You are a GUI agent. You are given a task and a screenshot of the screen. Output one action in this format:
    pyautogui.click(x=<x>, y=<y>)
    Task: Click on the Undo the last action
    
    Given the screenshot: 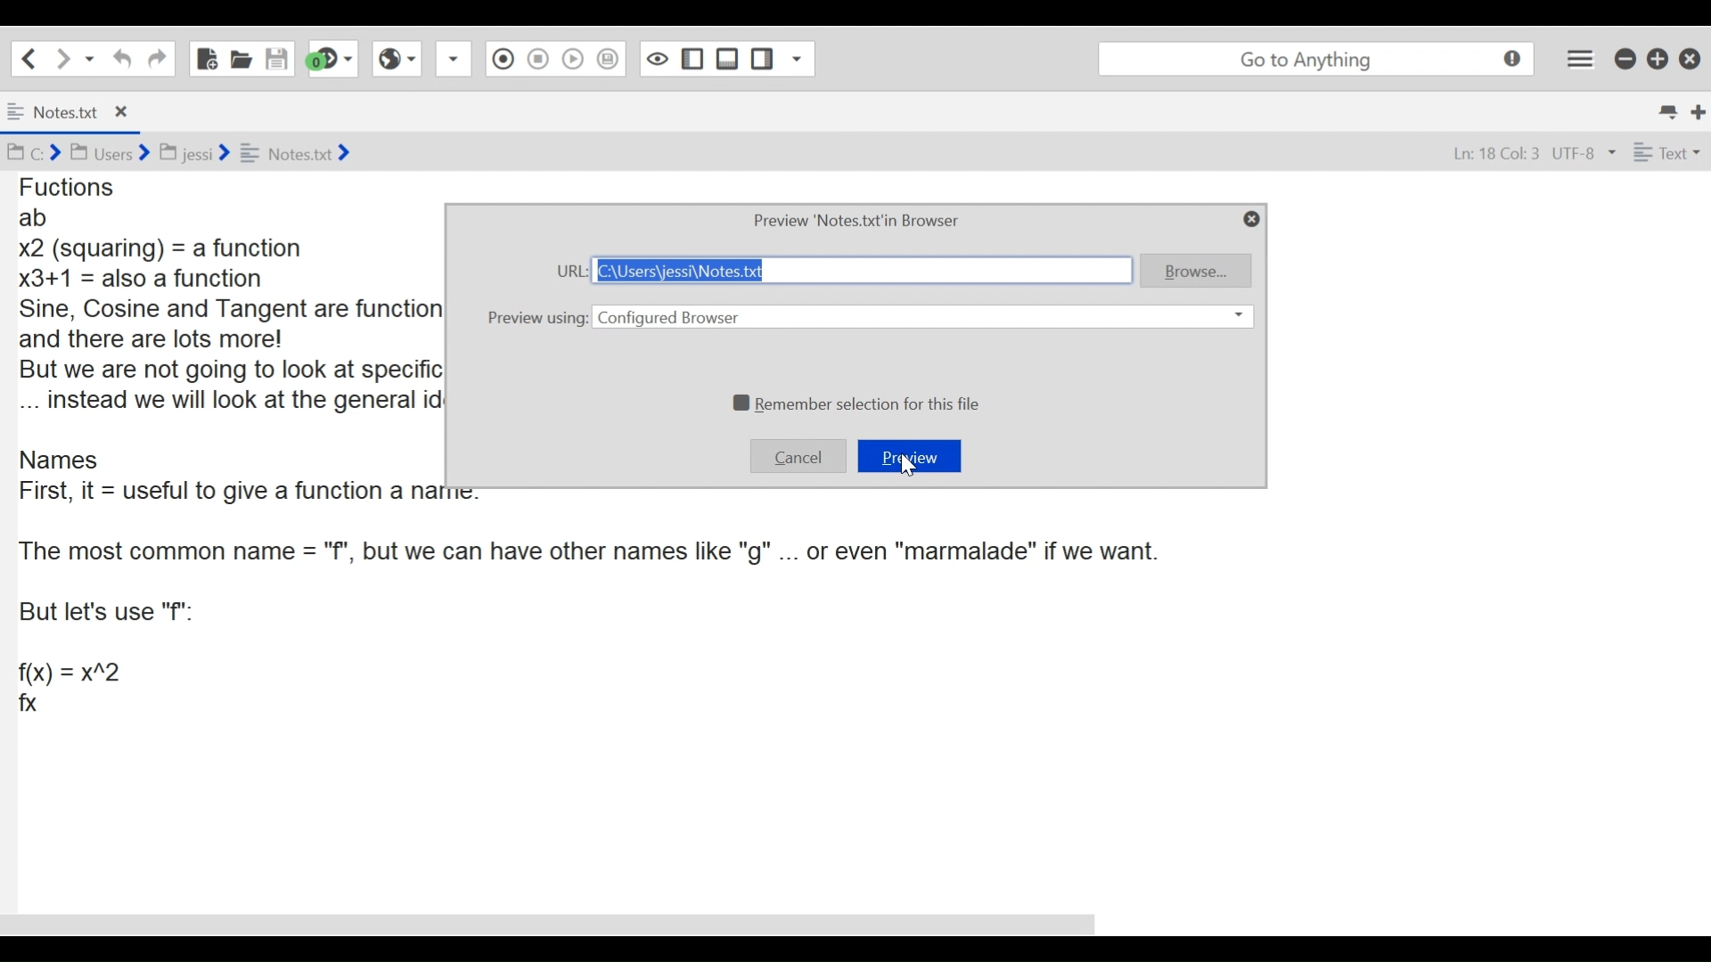 What is the action you would take?
    pyautogui.click(x=156, y=58)
    